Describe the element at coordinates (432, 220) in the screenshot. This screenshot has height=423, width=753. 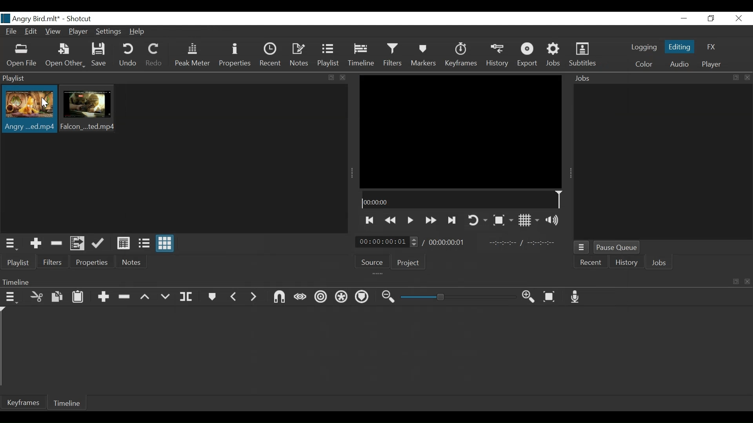
I see `Toggle play forward quickly` at that location.